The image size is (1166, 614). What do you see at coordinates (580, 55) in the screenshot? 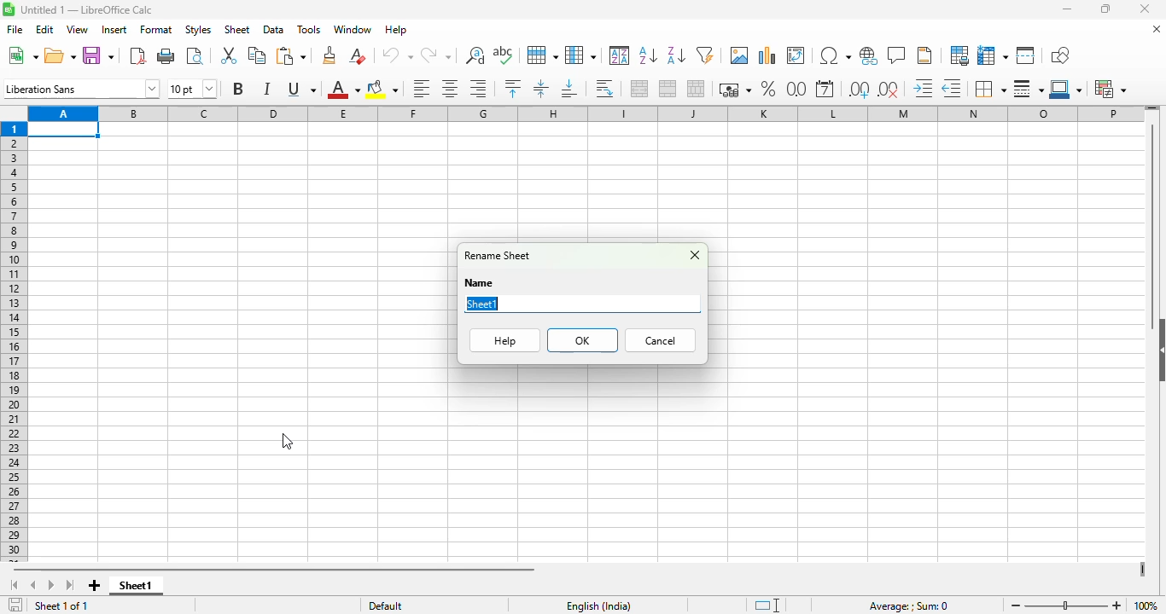
I see `column` at bounding box center [580, 55].